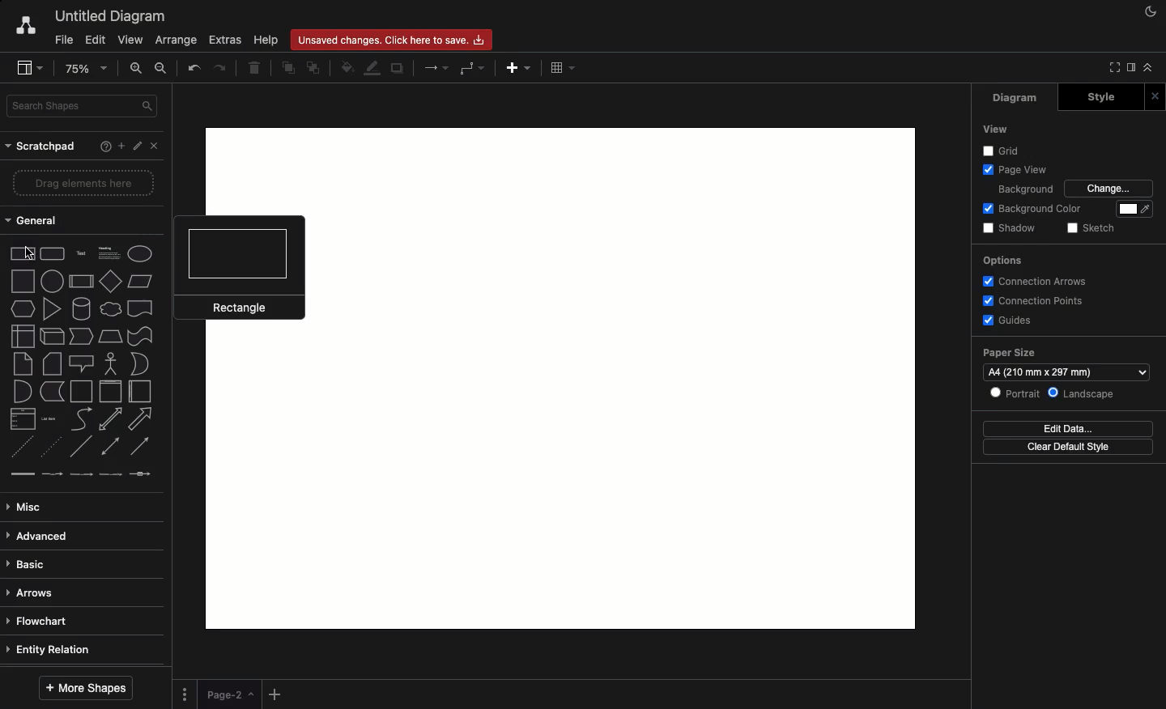 The width and height of the screenshot is (1166, 709). I want to click on Redo, so click(222, 70).